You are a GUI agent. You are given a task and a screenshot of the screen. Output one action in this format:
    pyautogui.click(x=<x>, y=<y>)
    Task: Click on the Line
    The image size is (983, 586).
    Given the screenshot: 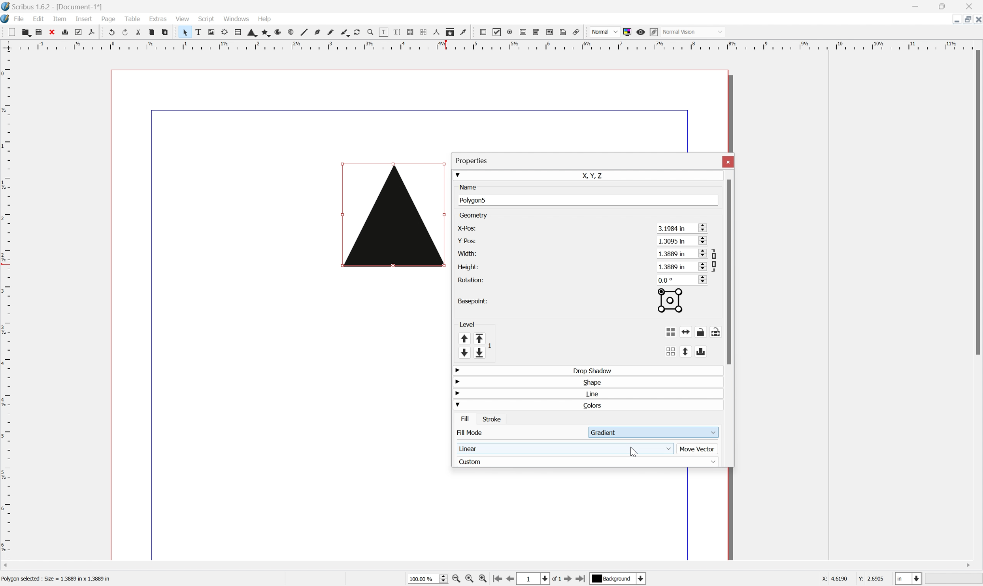 What is the action you would take?
    pyautogui.click(x=596, y=393)
    